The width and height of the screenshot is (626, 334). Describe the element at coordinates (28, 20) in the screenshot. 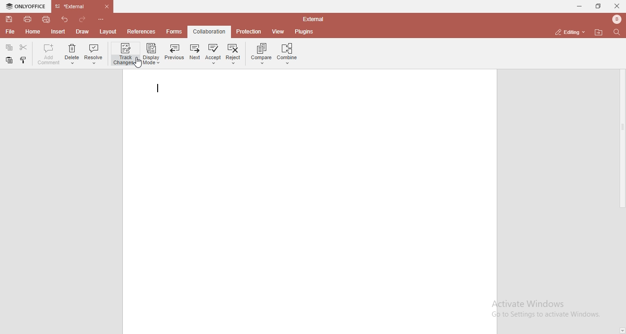

I see `print` at that location.